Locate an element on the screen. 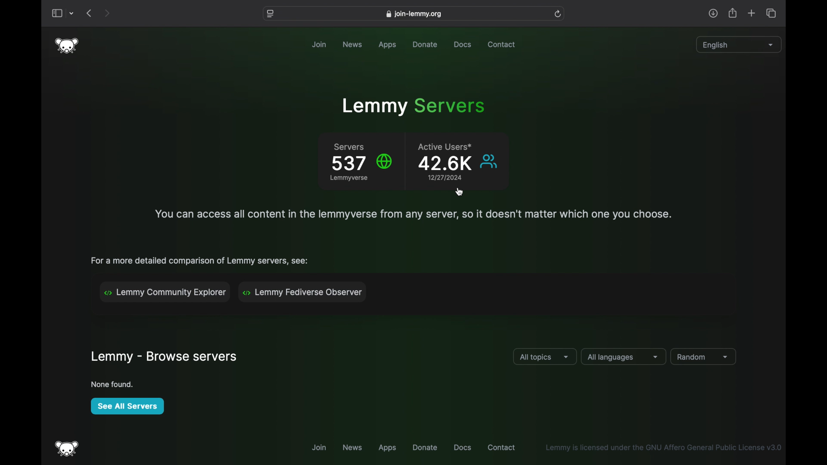 This screenshot has width=827, height=465. 42,6K is located at coordinates (443, 164).